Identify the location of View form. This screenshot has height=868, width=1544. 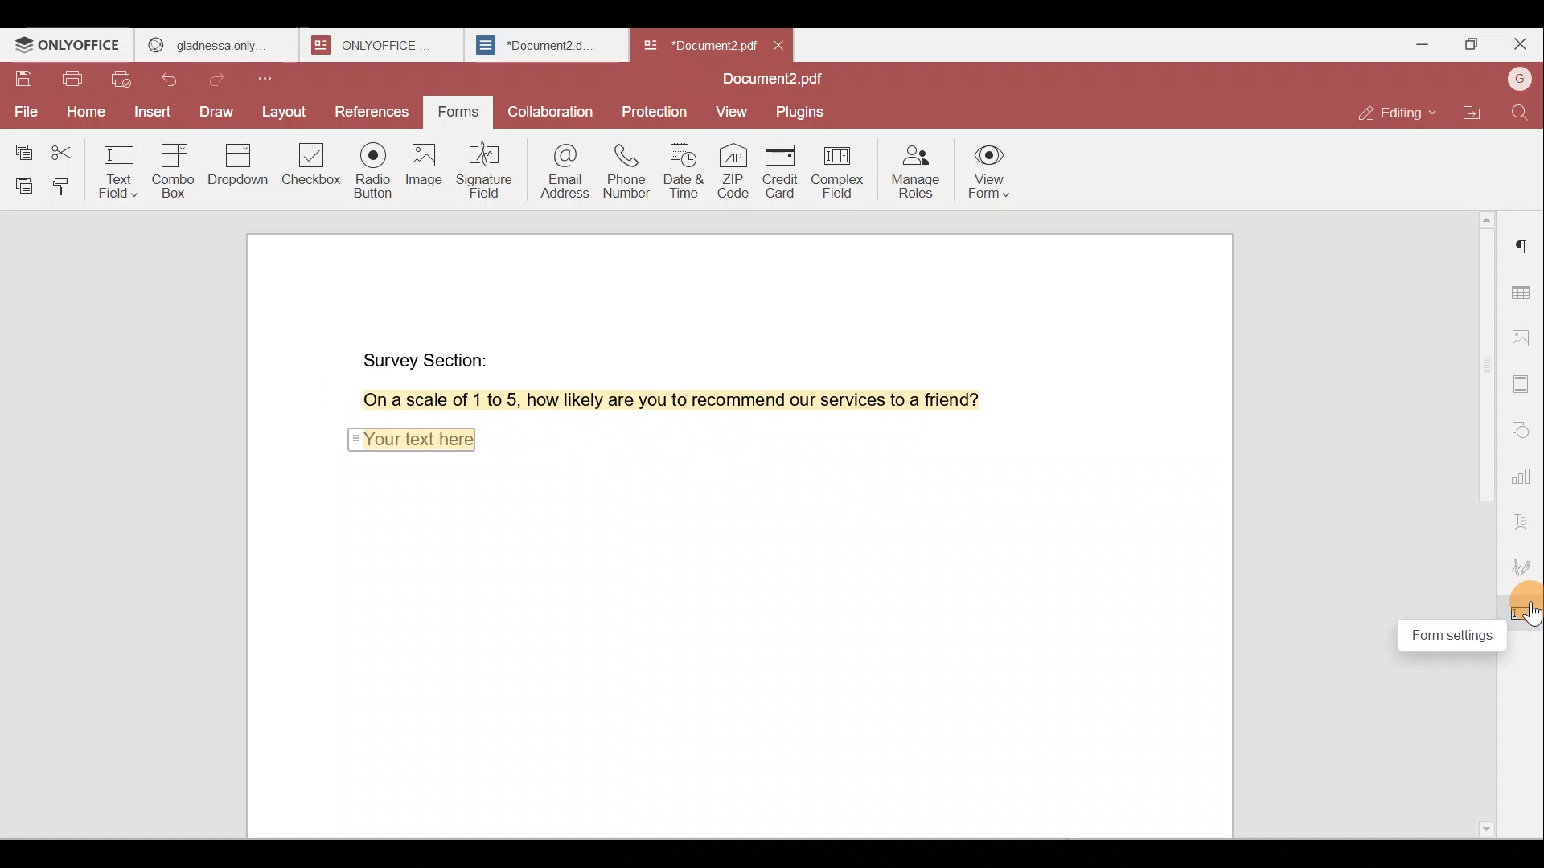
(989, 174).